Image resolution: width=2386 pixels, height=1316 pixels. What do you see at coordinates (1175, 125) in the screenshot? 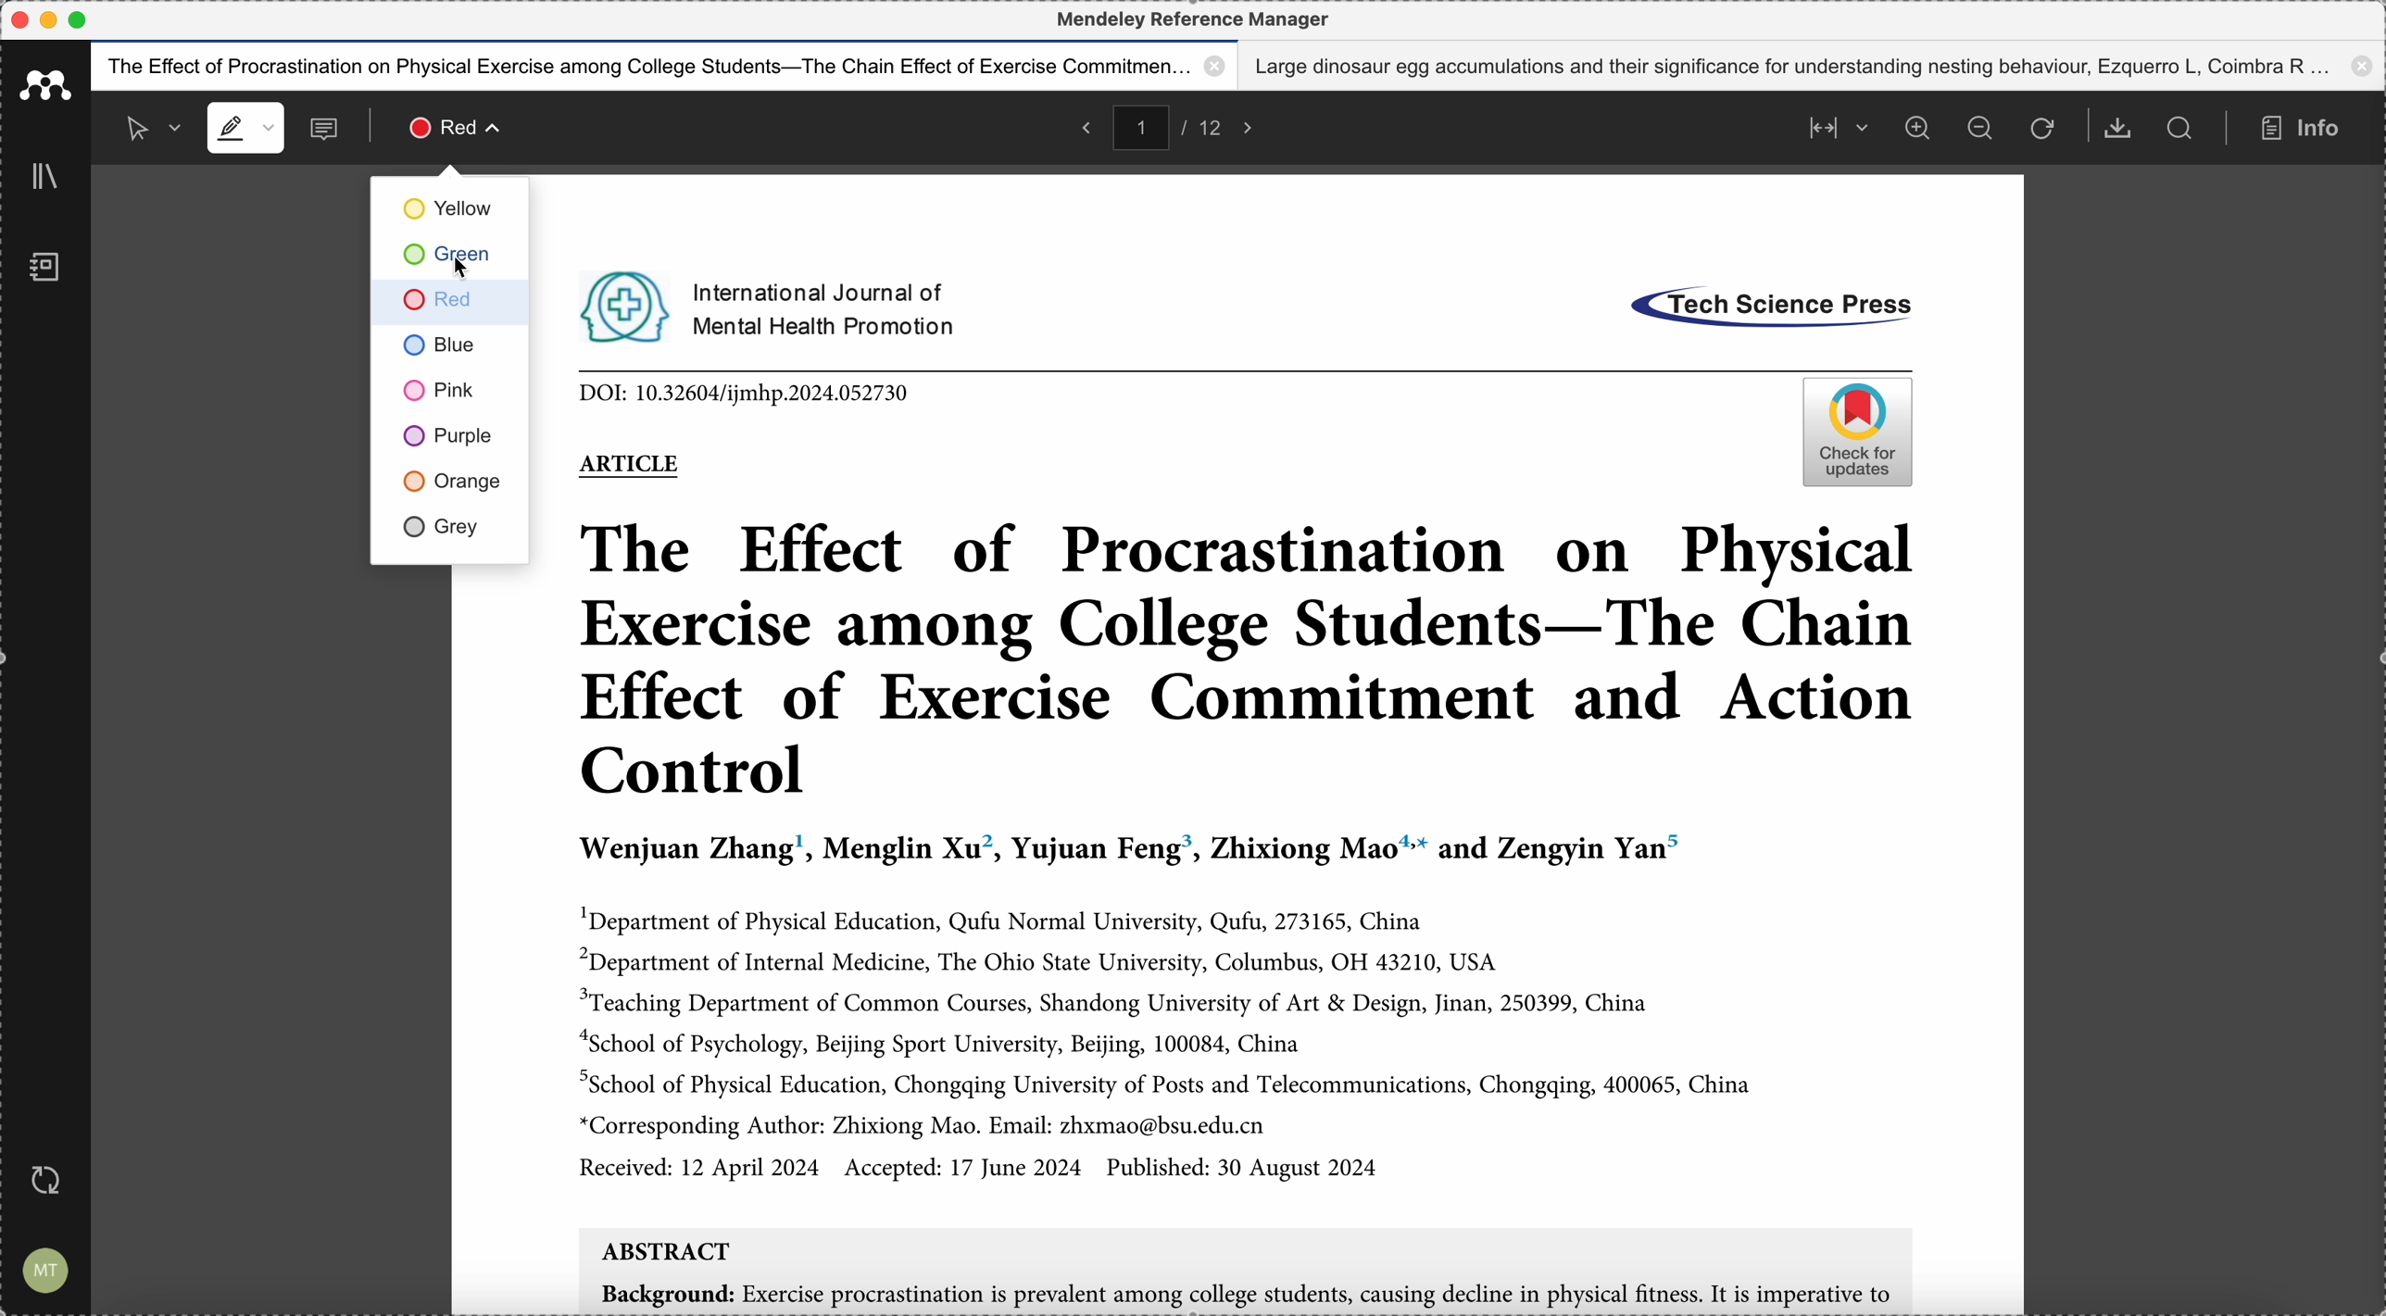
I see `pages` at bounding box center [1175, 125].